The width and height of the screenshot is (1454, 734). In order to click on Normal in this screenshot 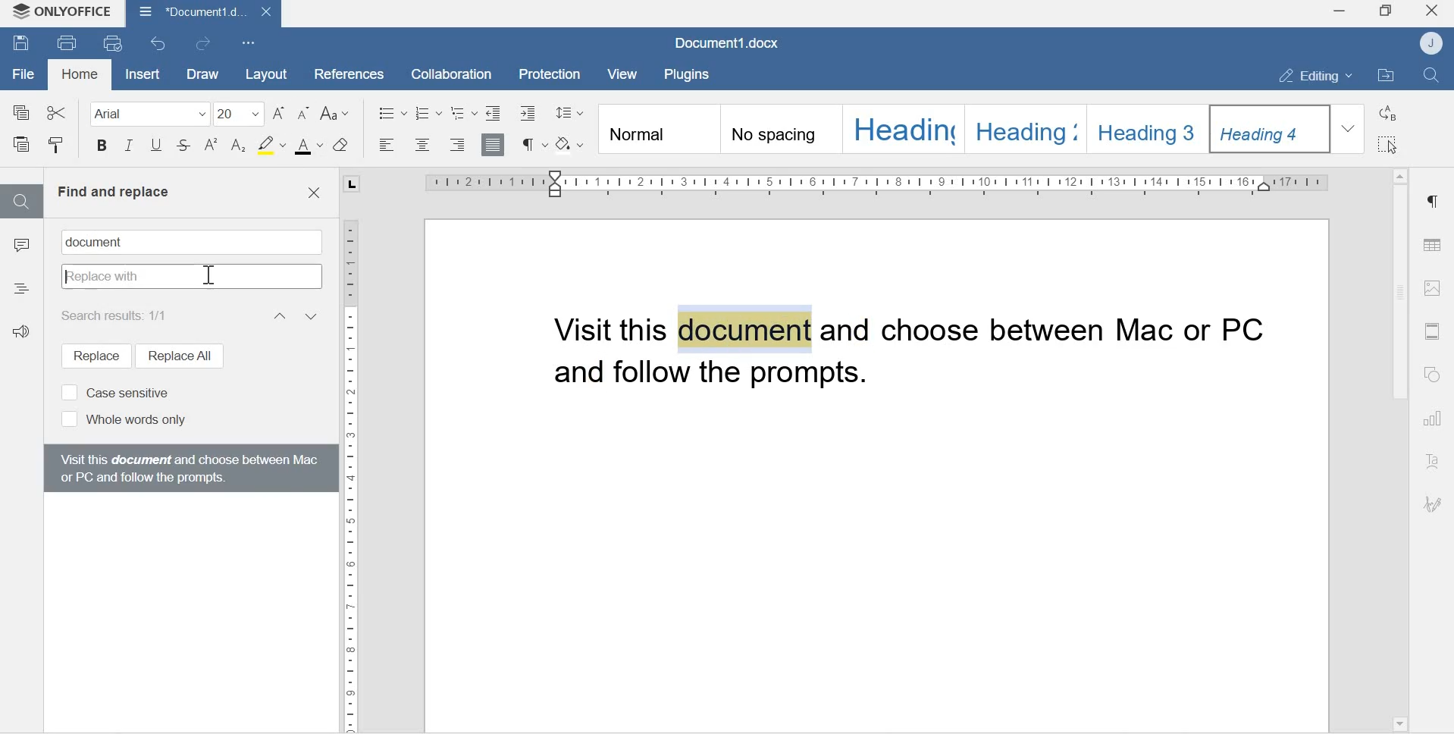, I will do `click(657, 130)`.